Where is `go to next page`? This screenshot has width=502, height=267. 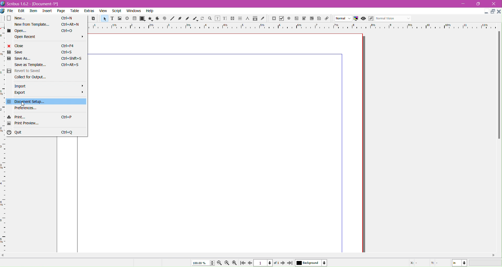 go to next page is located at coordinates (283, 263).